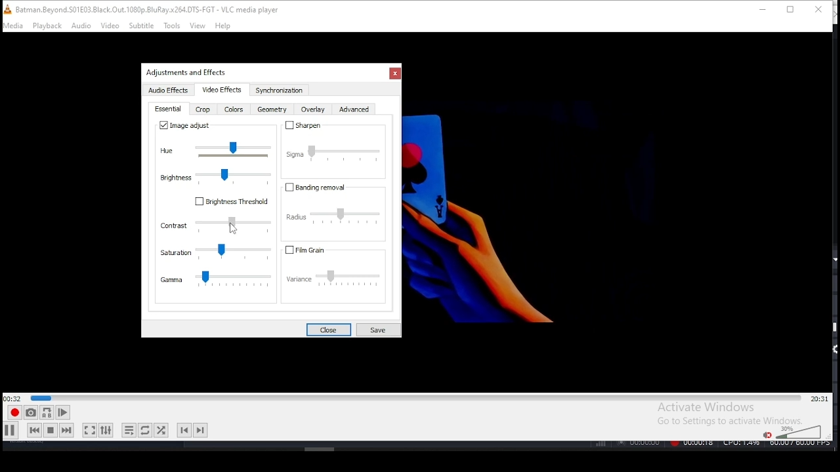  Describe the element at coordinates (107, 431) in the screenshot. I see `show extended settings` at that location.